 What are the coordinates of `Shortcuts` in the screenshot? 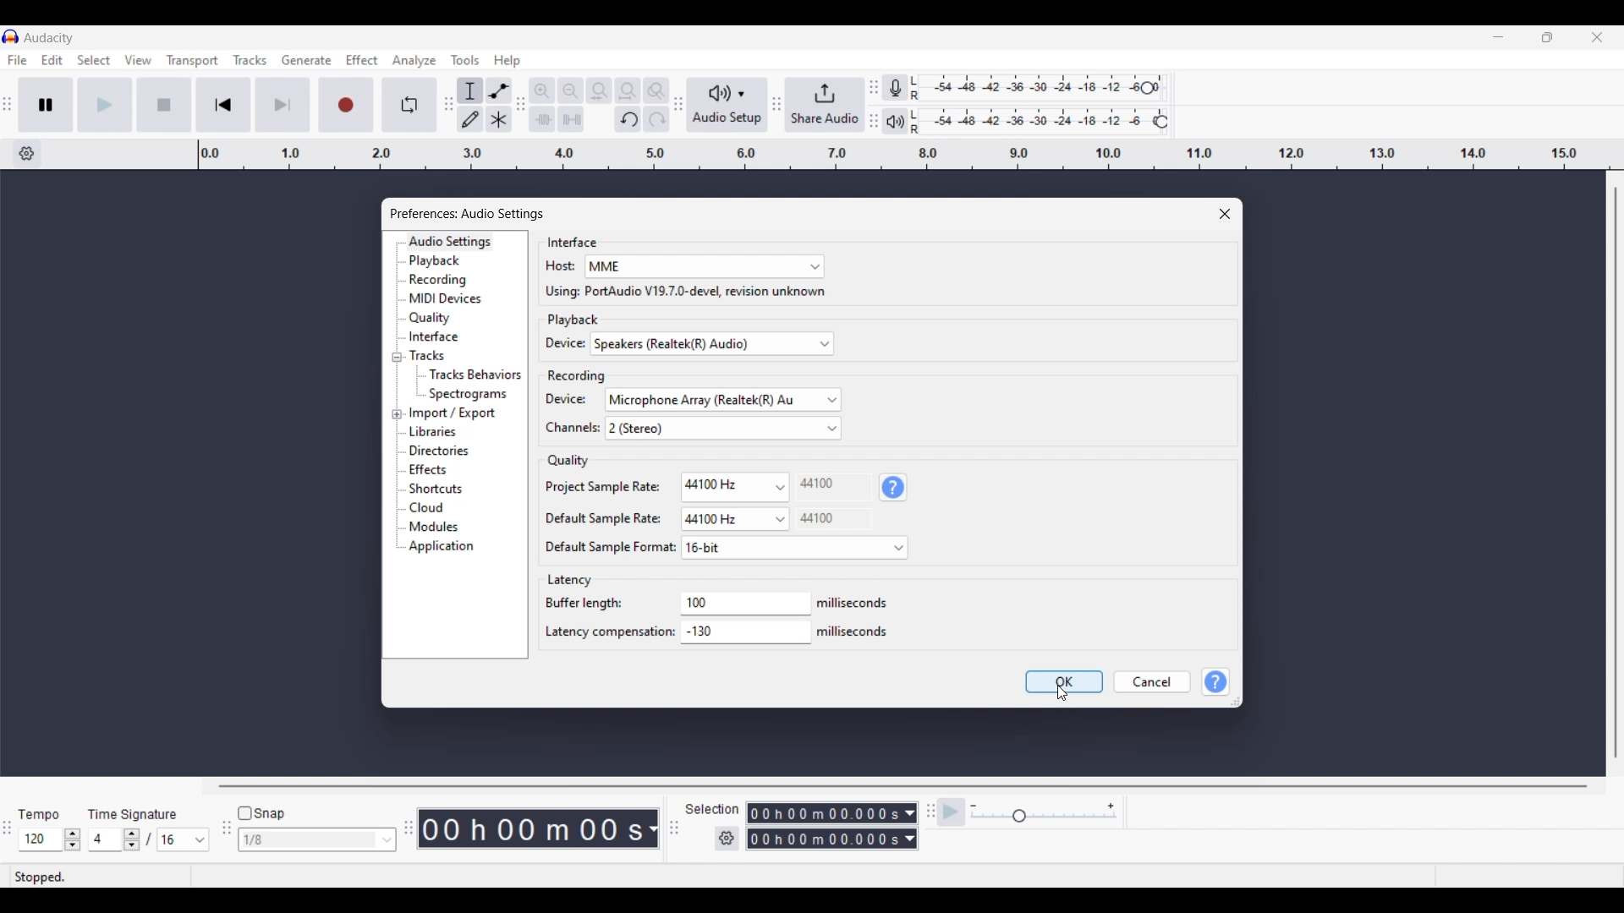 It's located at (448, 489).